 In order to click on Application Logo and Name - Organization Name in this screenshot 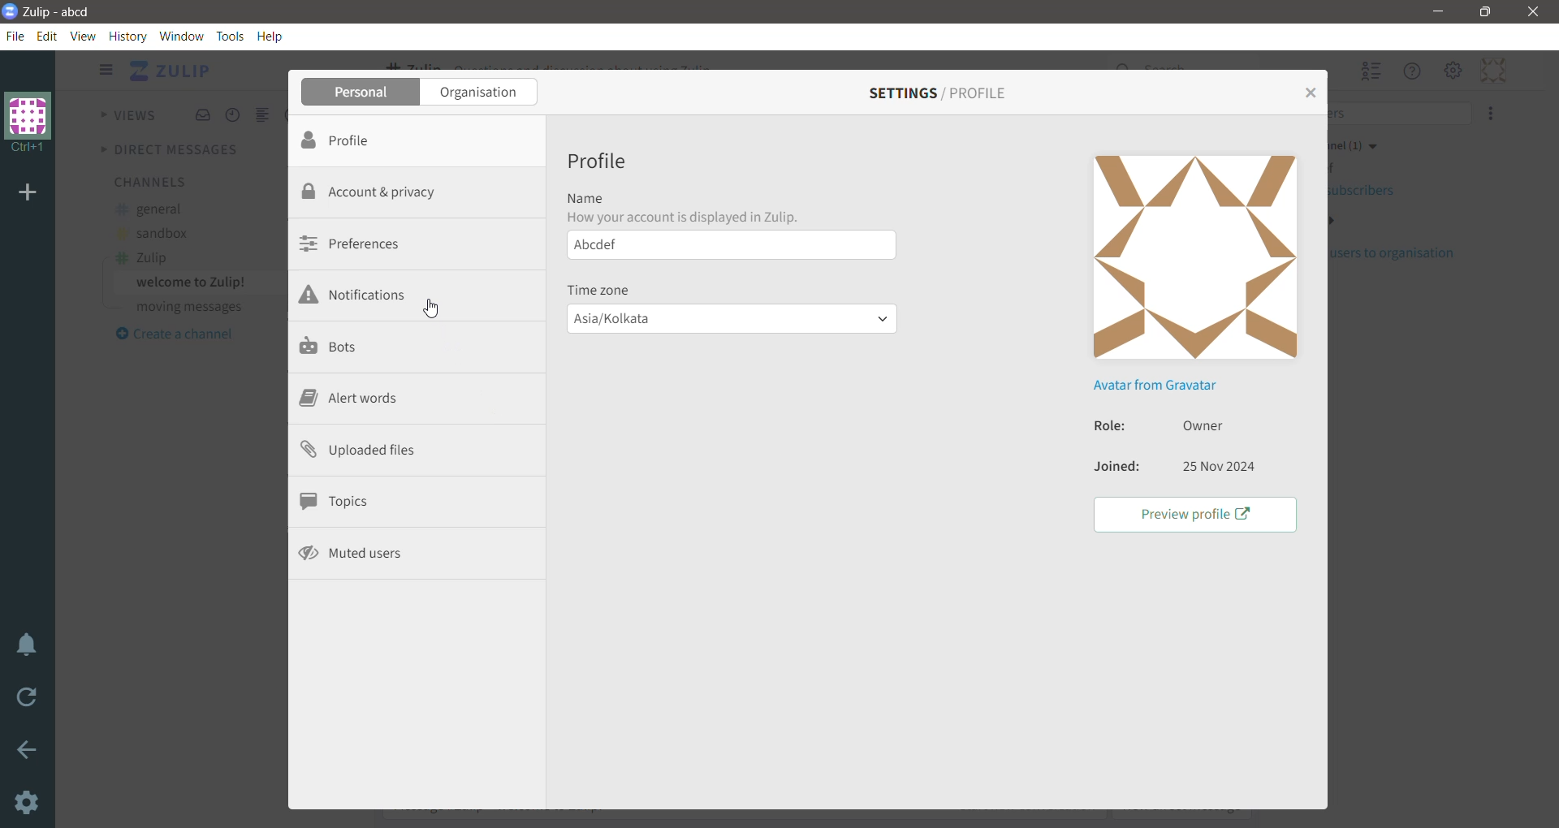, I will do `click(54, 11)`.